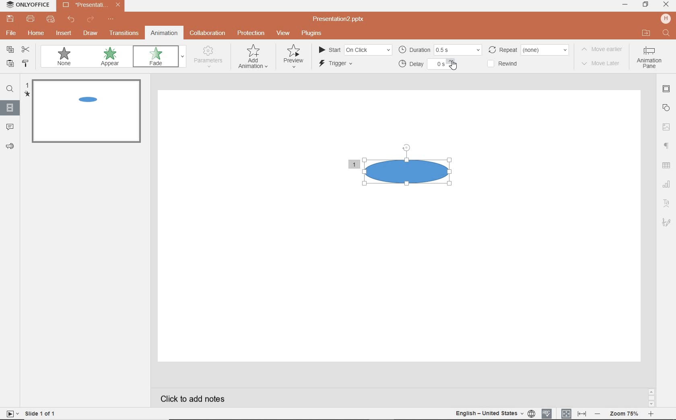  What do you see at coordinates (574, 414) in the screenshot?
I see `FIT TO SLIDE / FIT TO WIDTH` at bounding box center [574, 414].